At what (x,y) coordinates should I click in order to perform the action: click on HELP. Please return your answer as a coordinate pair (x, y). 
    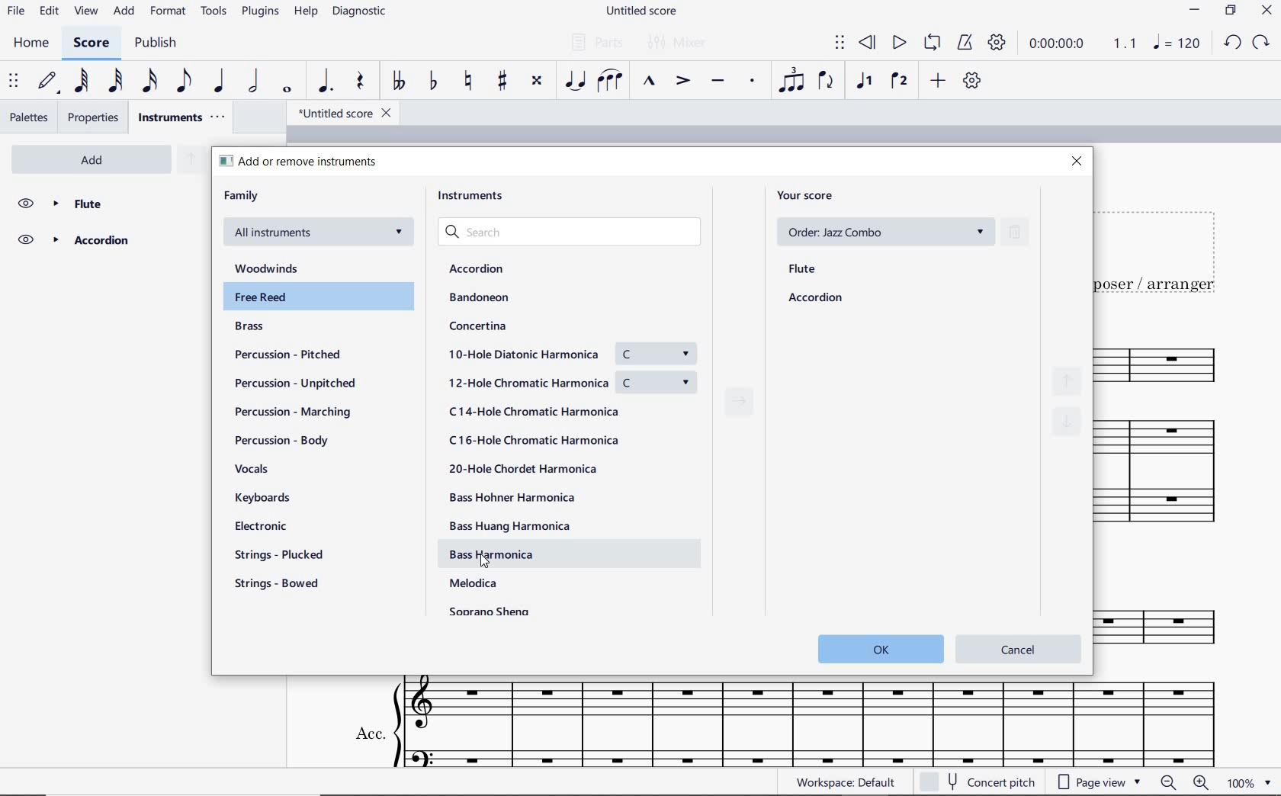
    Looking at the image, I should click on (307, 12).